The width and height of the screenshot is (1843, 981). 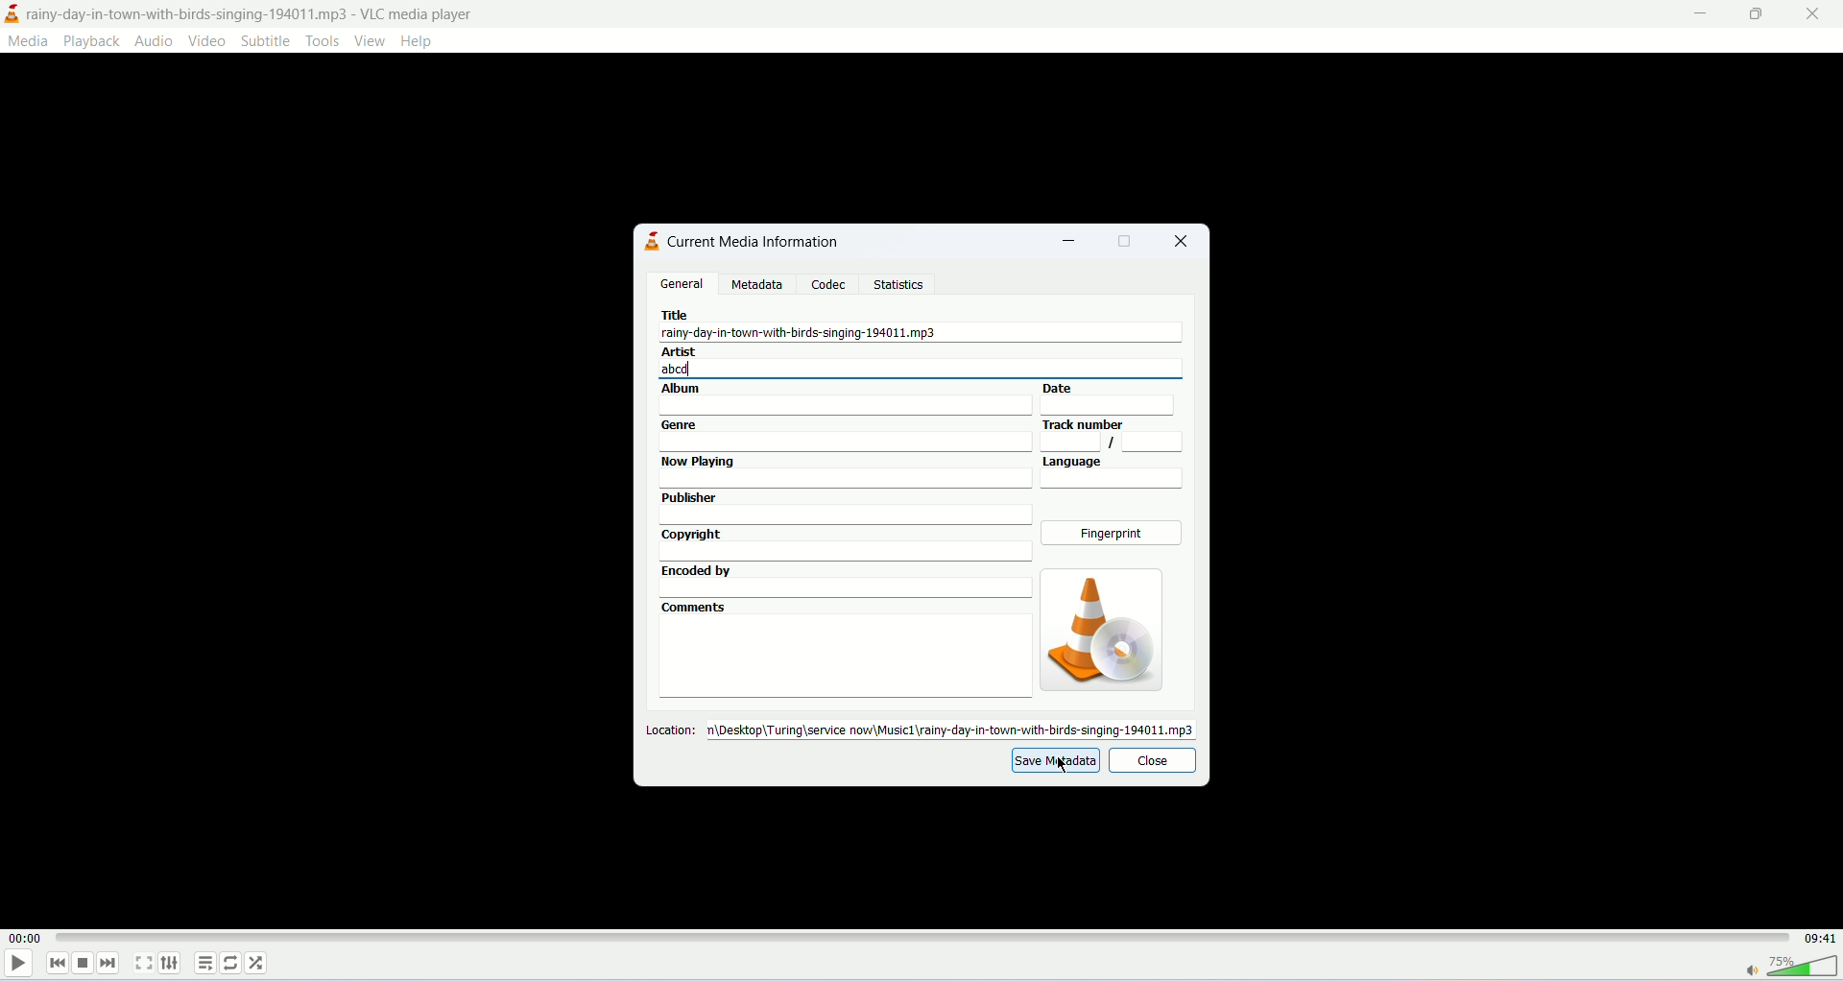 I want to click on subtitle, so click(x=264, y=41).